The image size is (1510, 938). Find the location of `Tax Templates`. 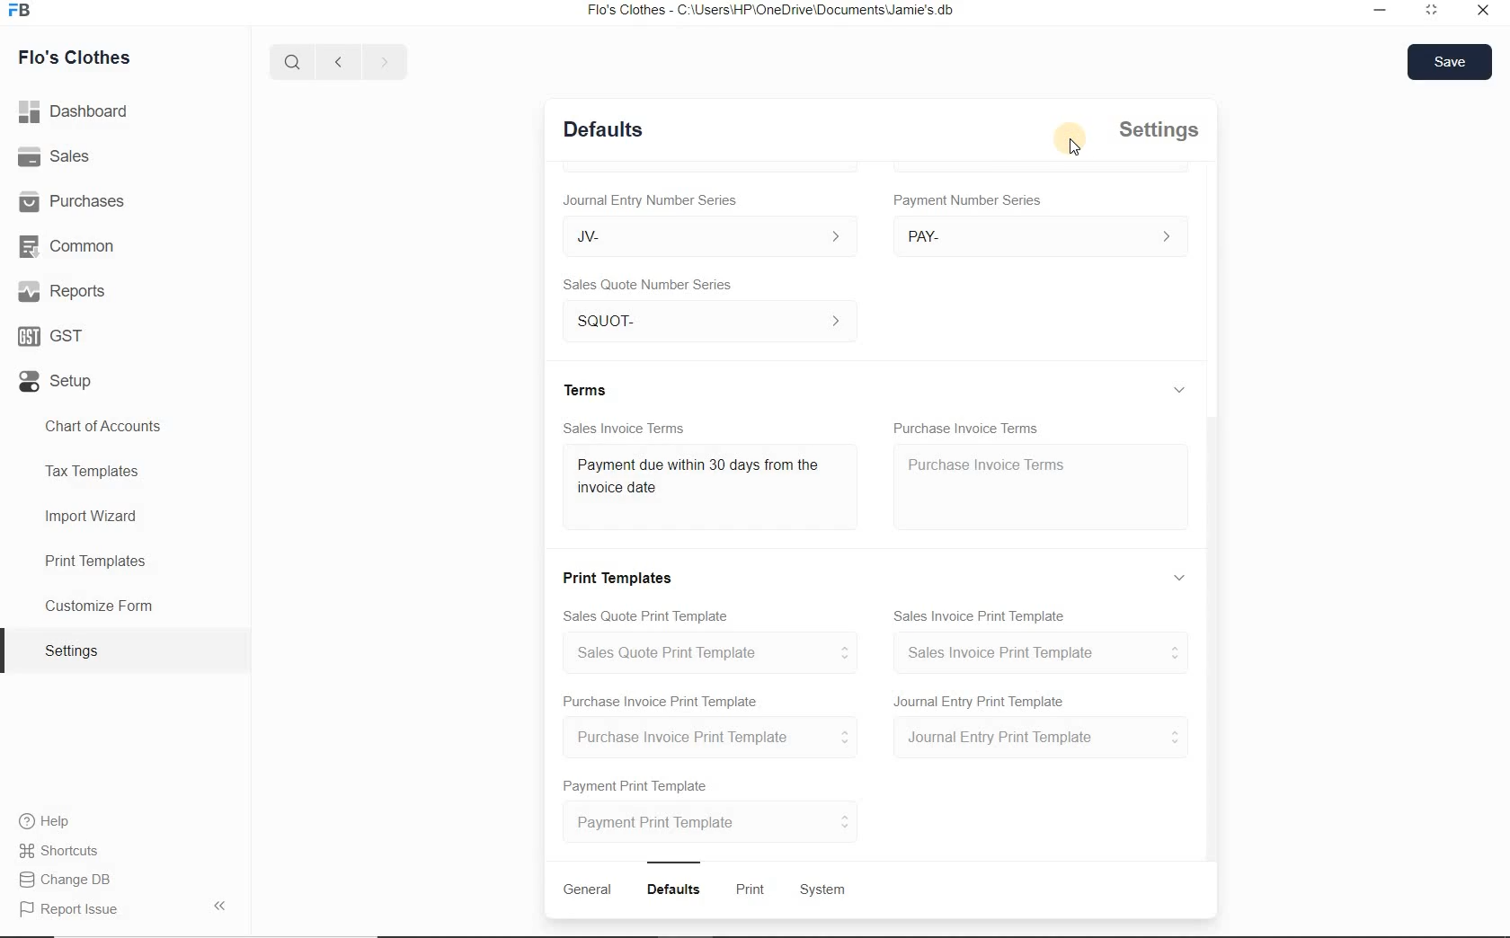

Tax Templates is located at coordinates (124, 474).